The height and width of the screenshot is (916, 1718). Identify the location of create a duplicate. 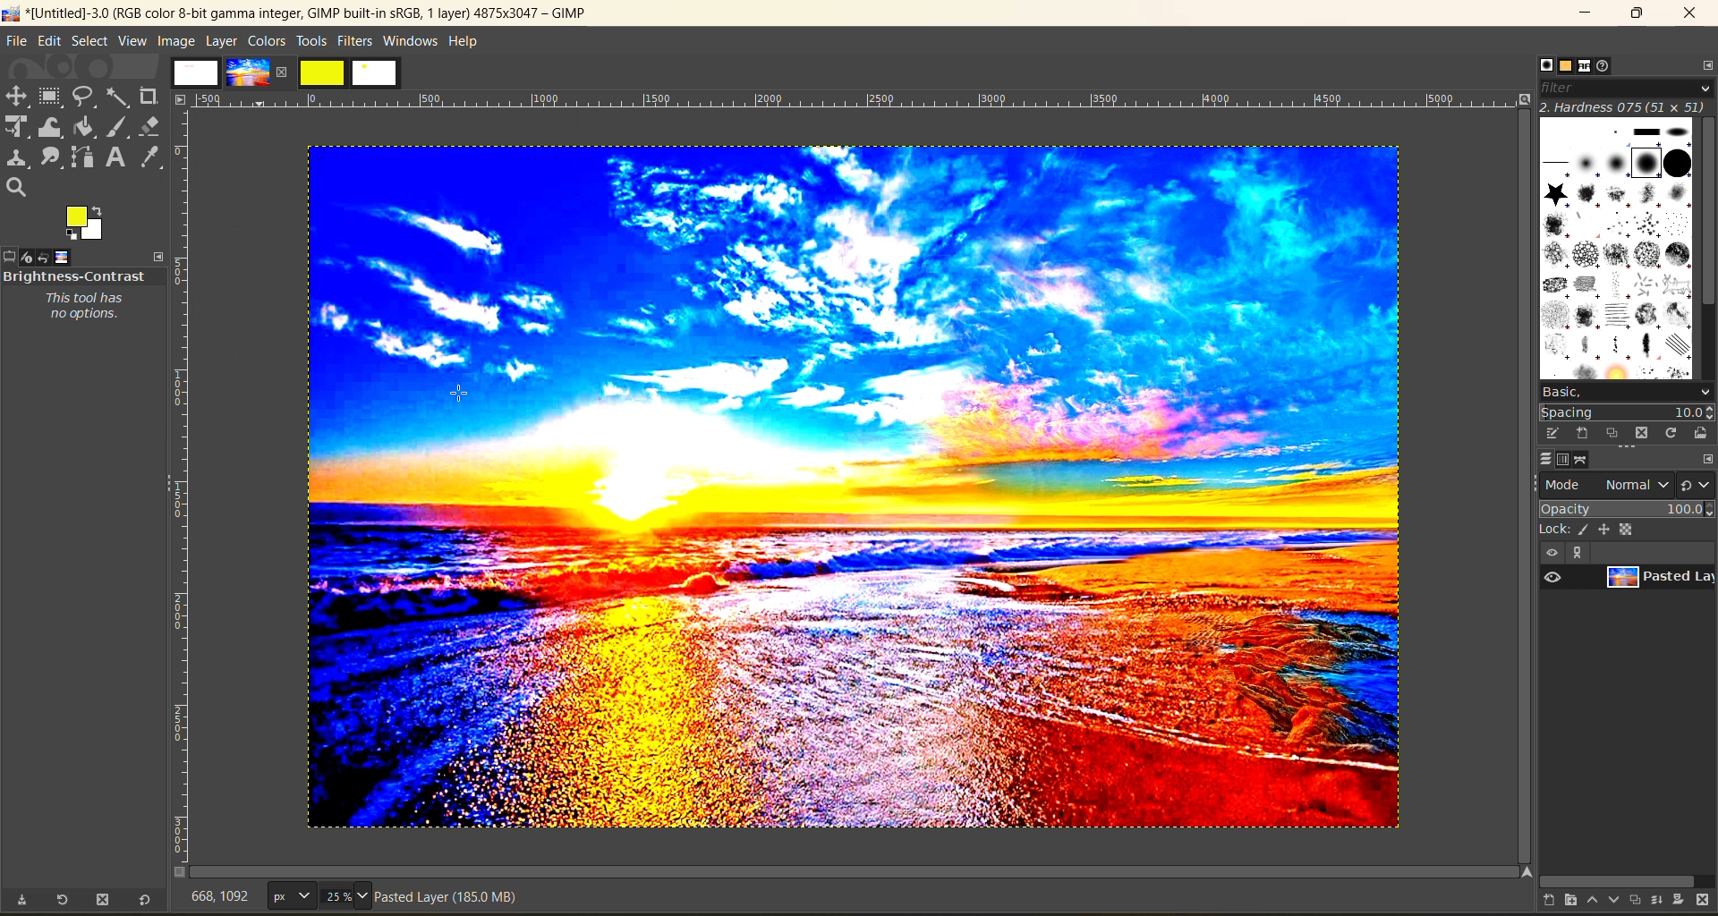
(1638, 899).